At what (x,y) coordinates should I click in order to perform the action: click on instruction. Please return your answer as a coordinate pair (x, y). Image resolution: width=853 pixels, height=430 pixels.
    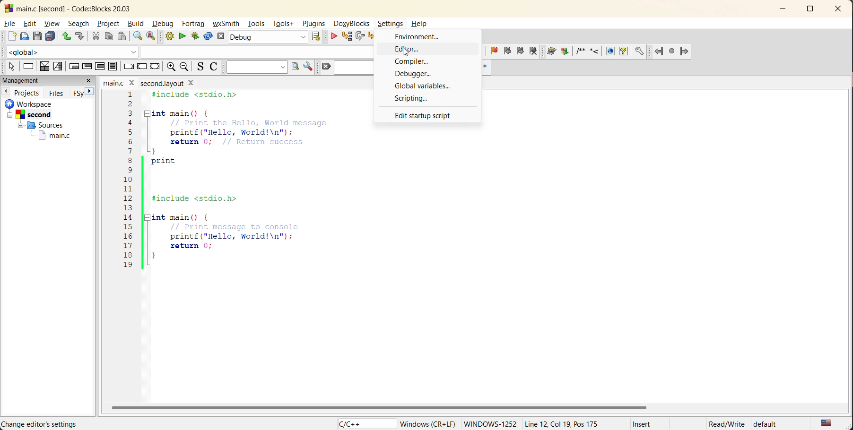
    Looking at the image, I should click on (28, 66).